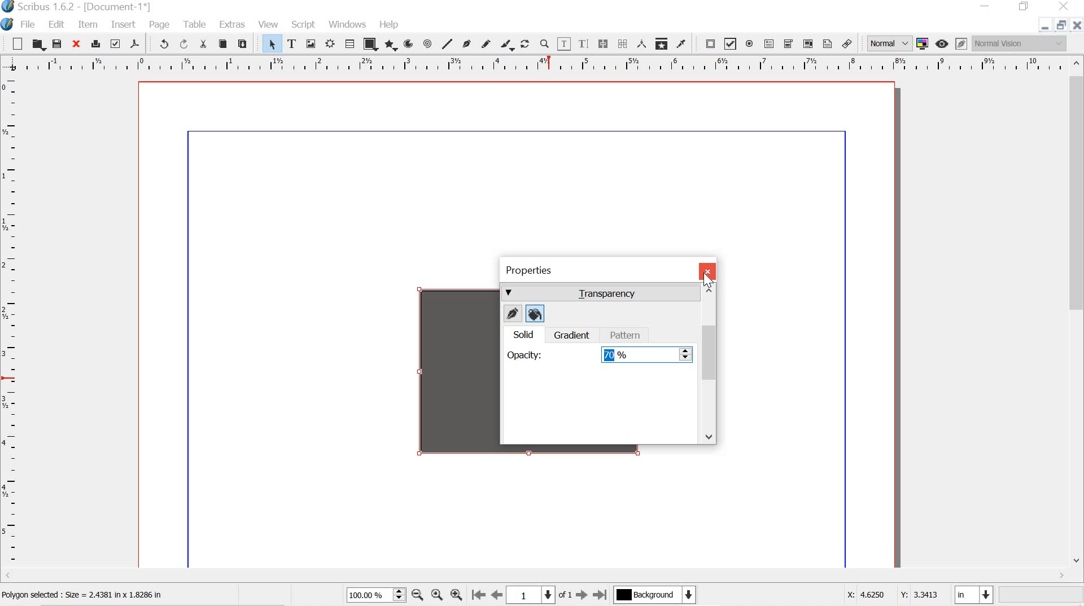 This screenshot has width=1084, height=606. Describe the element at coordinates (496, 596) in the screenshot. I see `go to previous page` at that location.